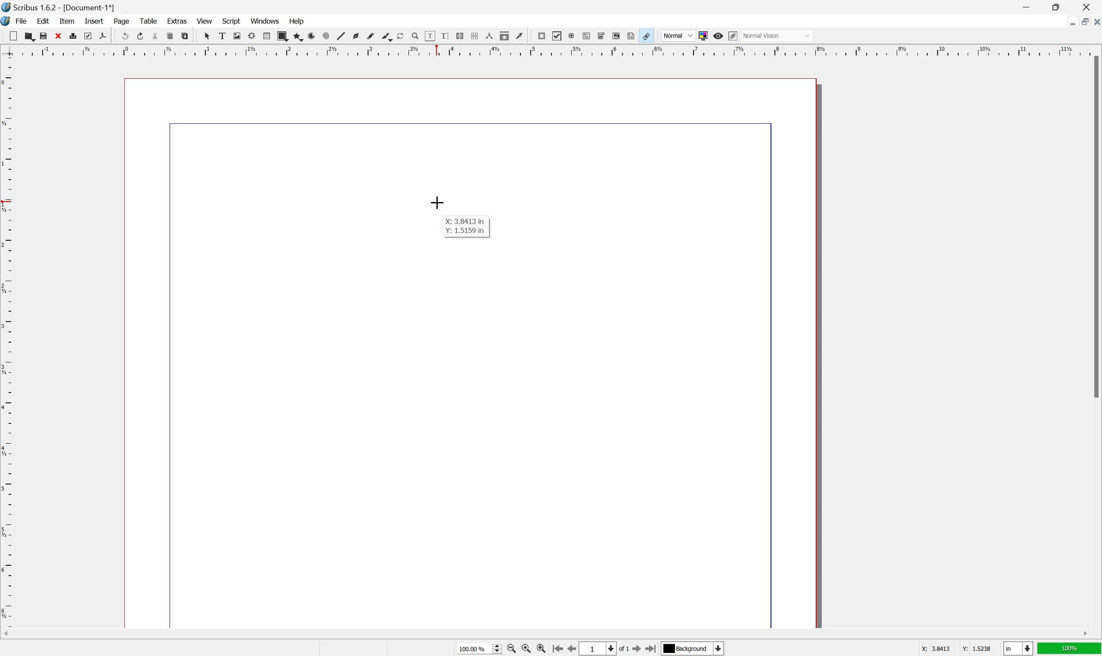 The width and height of the screenshot is (1102, 656). Describe the element at coordinates (475, 36) in the screenshot. I see `unlink text frames` at that location.